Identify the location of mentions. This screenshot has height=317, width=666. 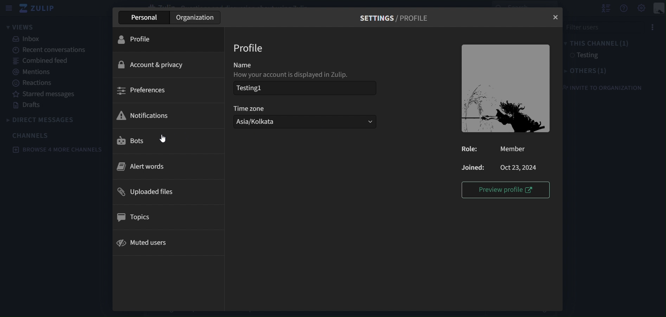
(31, 72).